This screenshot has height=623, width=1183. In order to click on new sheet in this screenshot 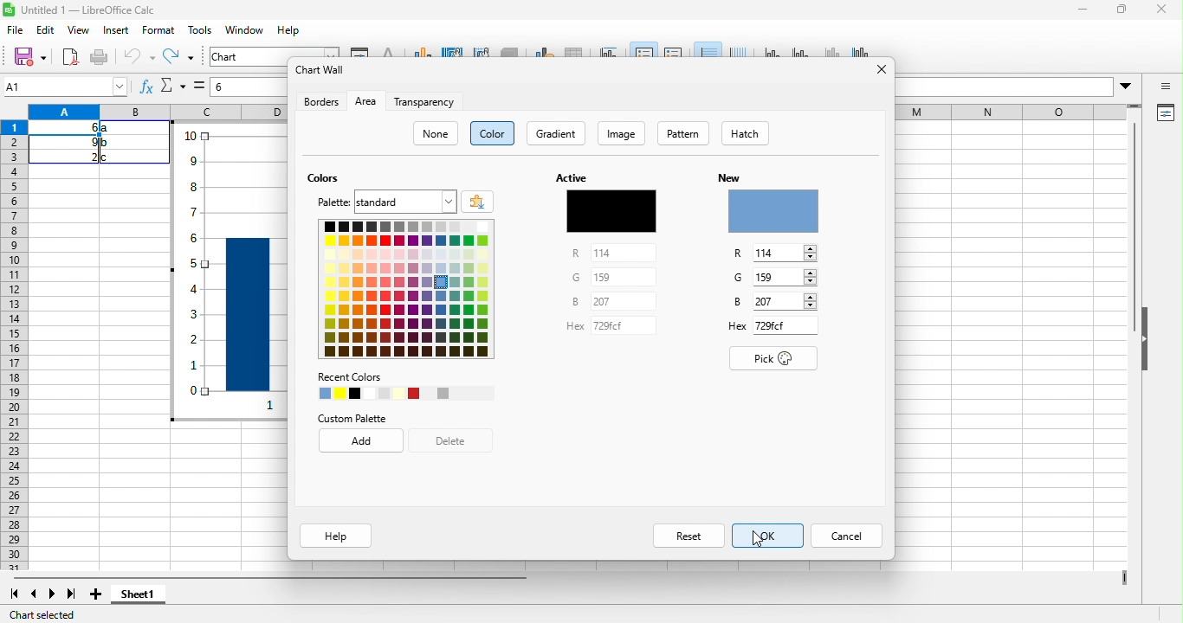, I will do `click(98, 597)`.